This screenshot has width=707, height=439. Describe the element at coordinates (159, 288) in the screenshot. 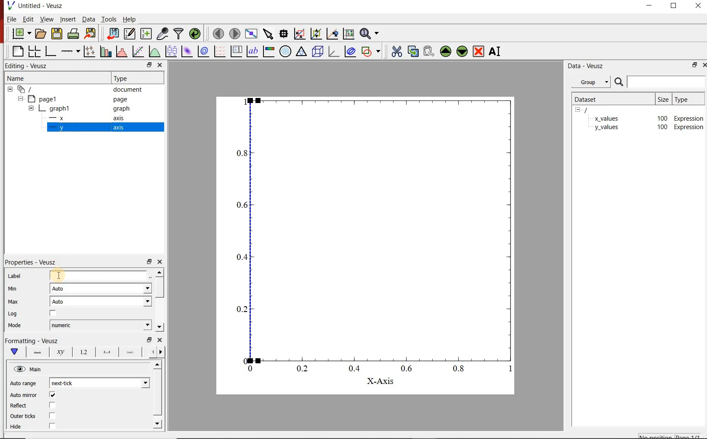

I see `vertical scrollbar` at that location.